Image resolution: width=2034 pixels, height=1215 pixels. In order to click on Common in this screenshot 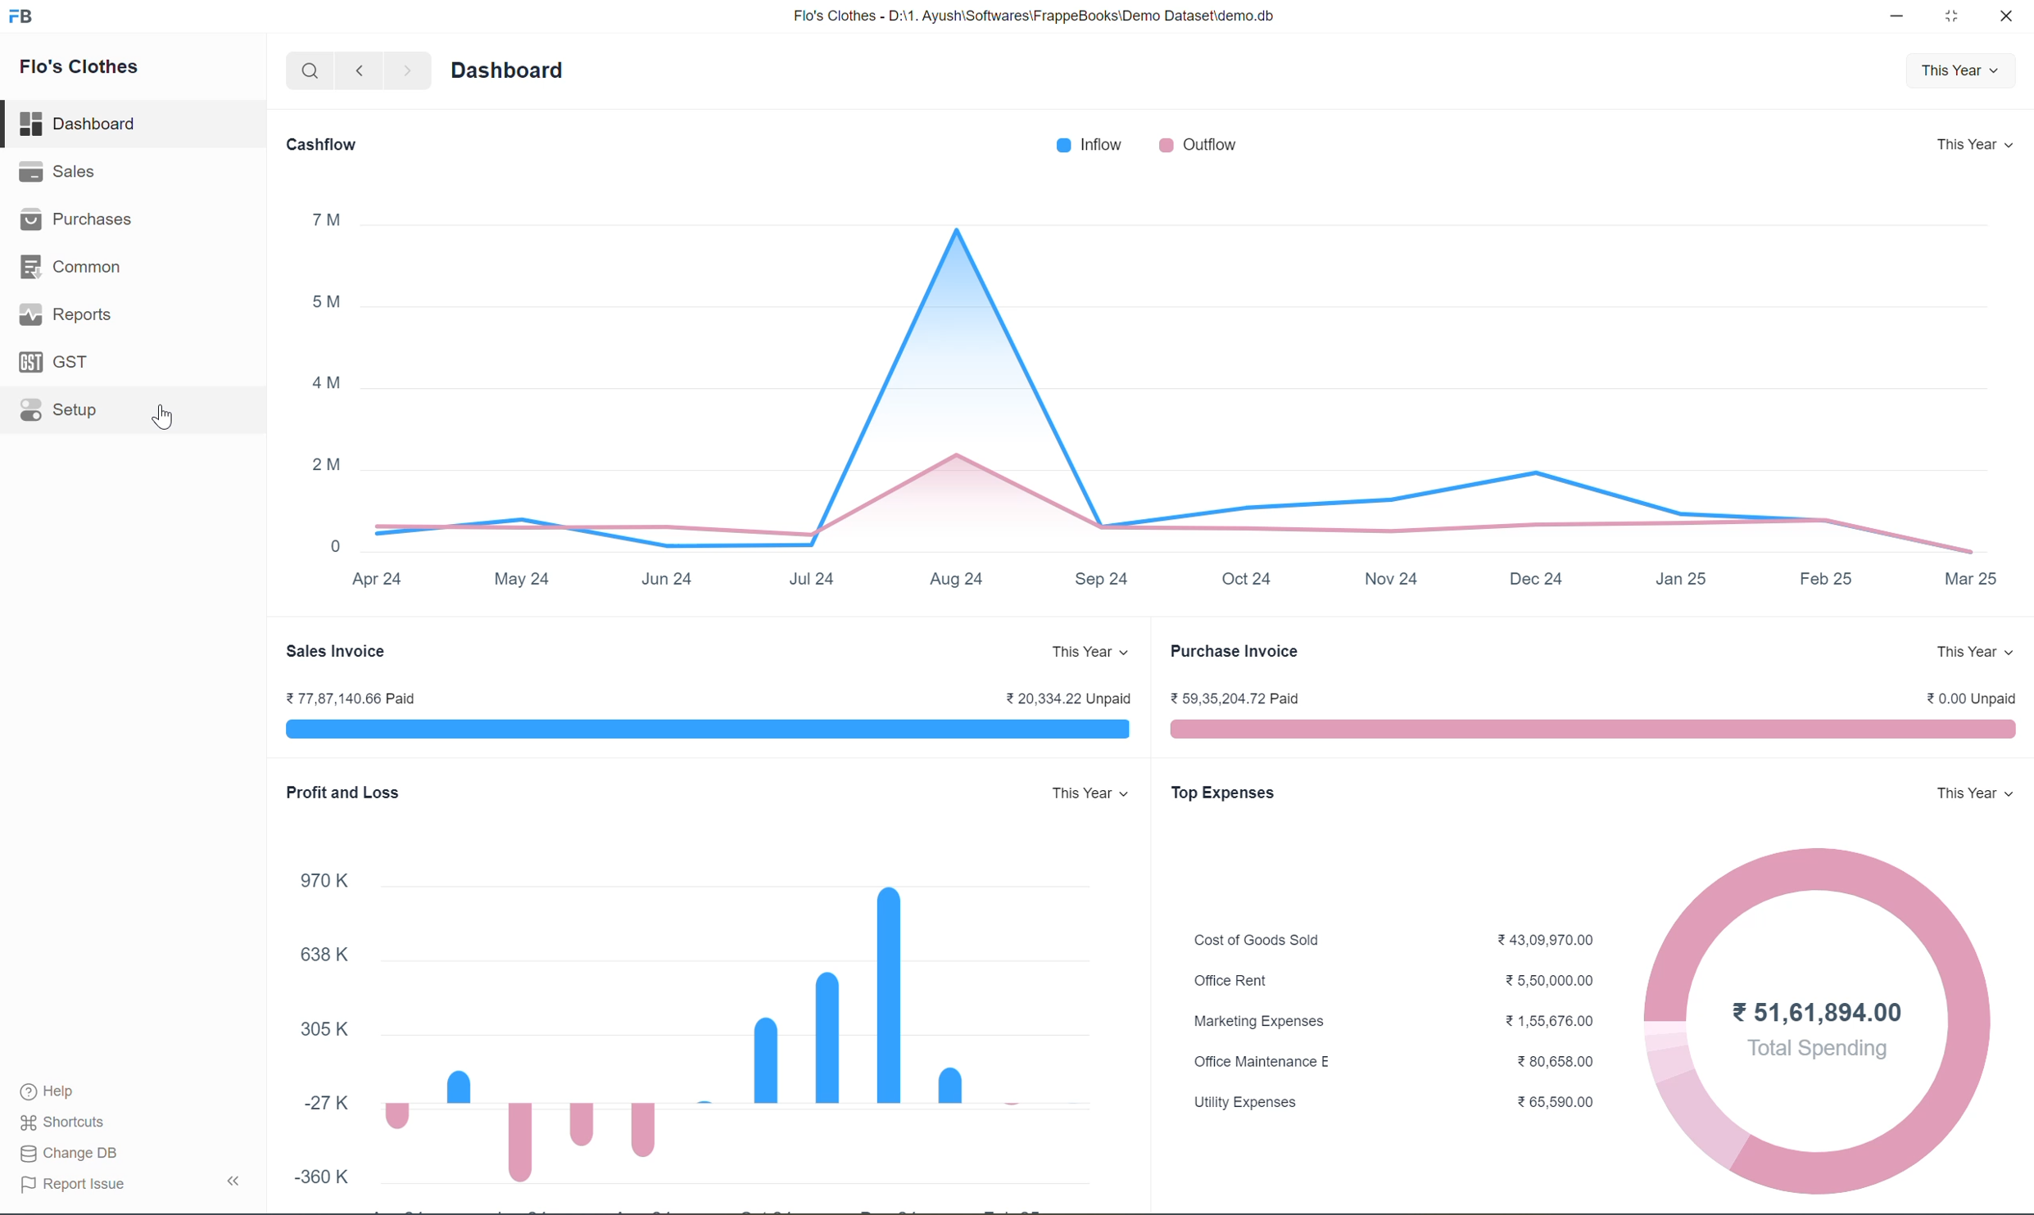, I will do `click(70, 266)`.